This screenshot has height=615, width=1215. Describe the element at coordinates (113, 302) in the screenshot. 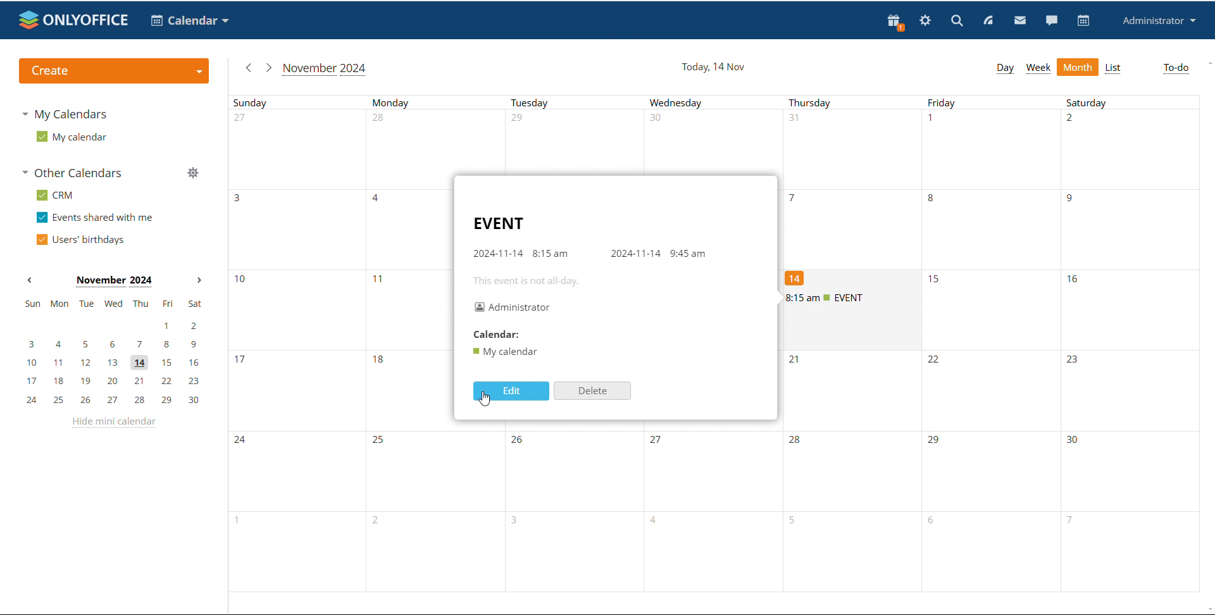

I see `mon, tue, wed, thu, fri, sat, sun` at that location.